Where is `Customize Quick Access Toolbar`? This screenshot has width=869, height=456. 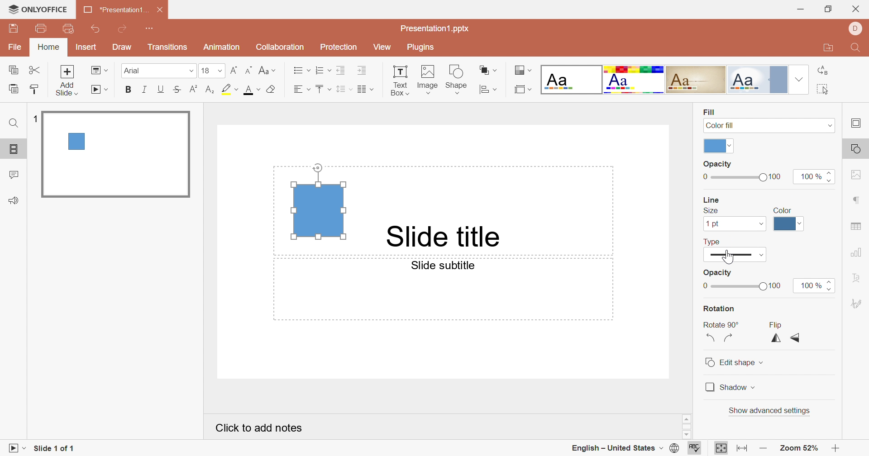
Customize Quick Access Toolbar is located at coordinates (69, 29).